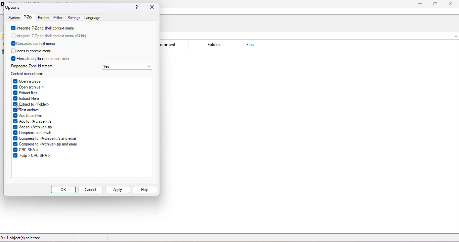 The width and height of the screenshot is (459, 242). I want to click on files, so click(246, 45).